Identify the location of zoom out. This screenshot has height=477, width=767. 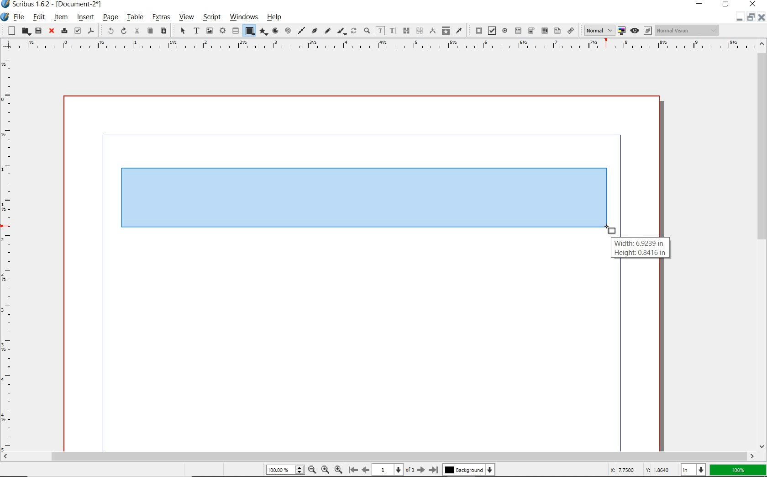
(338, 469).